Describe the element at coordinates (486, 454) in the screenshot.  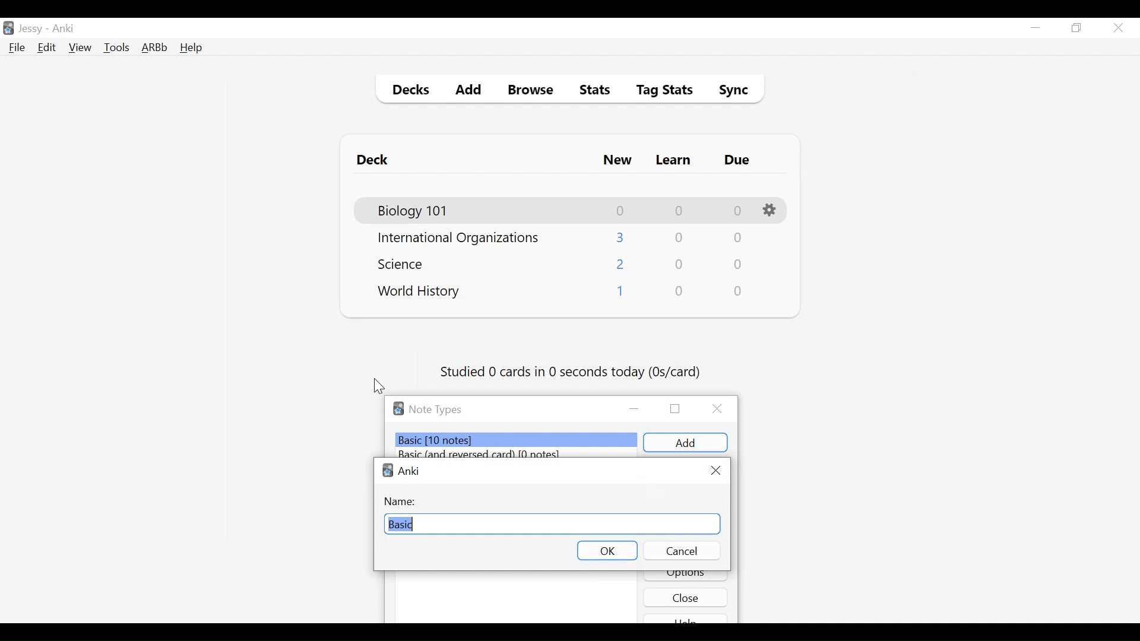
I see `Basic (and reversed card)  (number of notes)` at that location.